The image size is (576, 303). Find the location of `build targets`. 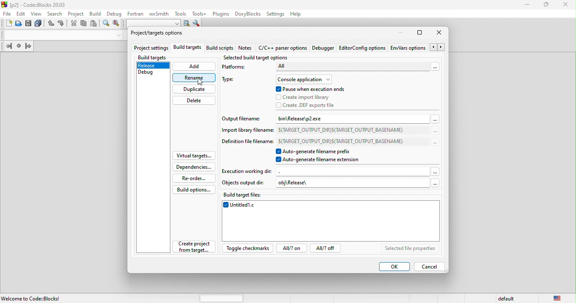

build targets is located at coordinates (153, 57).